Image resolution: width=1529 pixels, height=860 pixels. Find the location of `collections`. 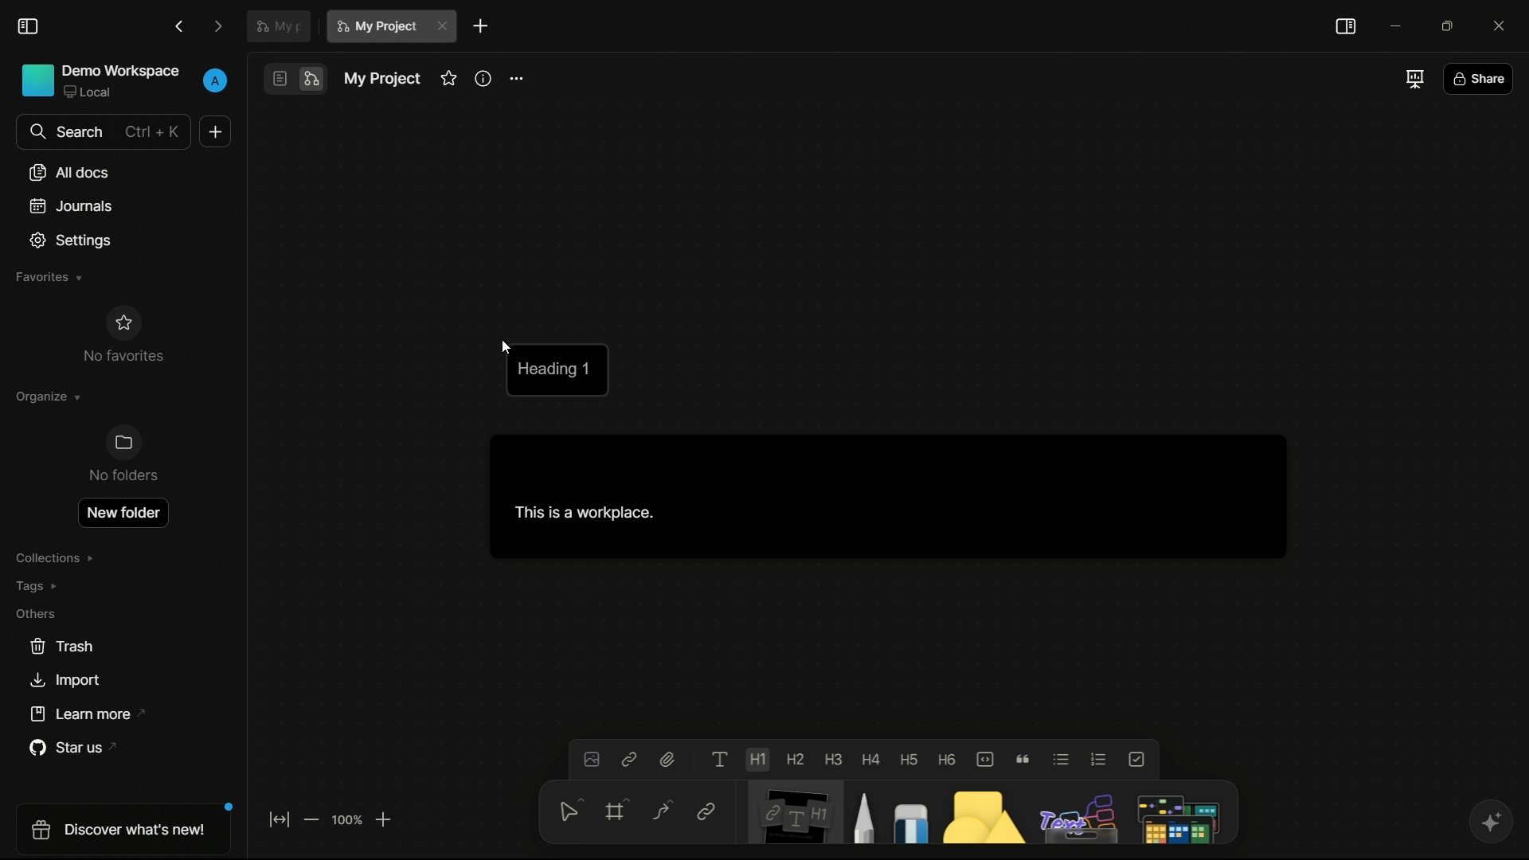

collections is located at coordinates (61, 559).